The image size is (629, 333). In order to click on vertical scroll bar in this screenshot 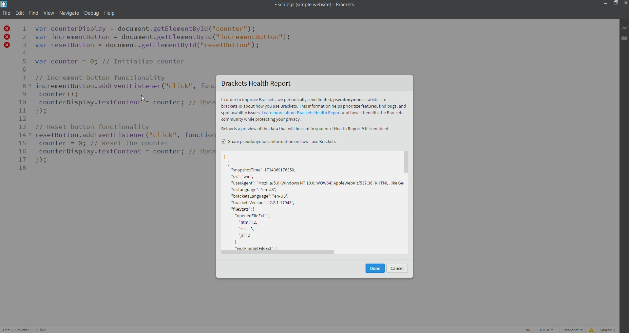, I will do `click(409, 201)`.